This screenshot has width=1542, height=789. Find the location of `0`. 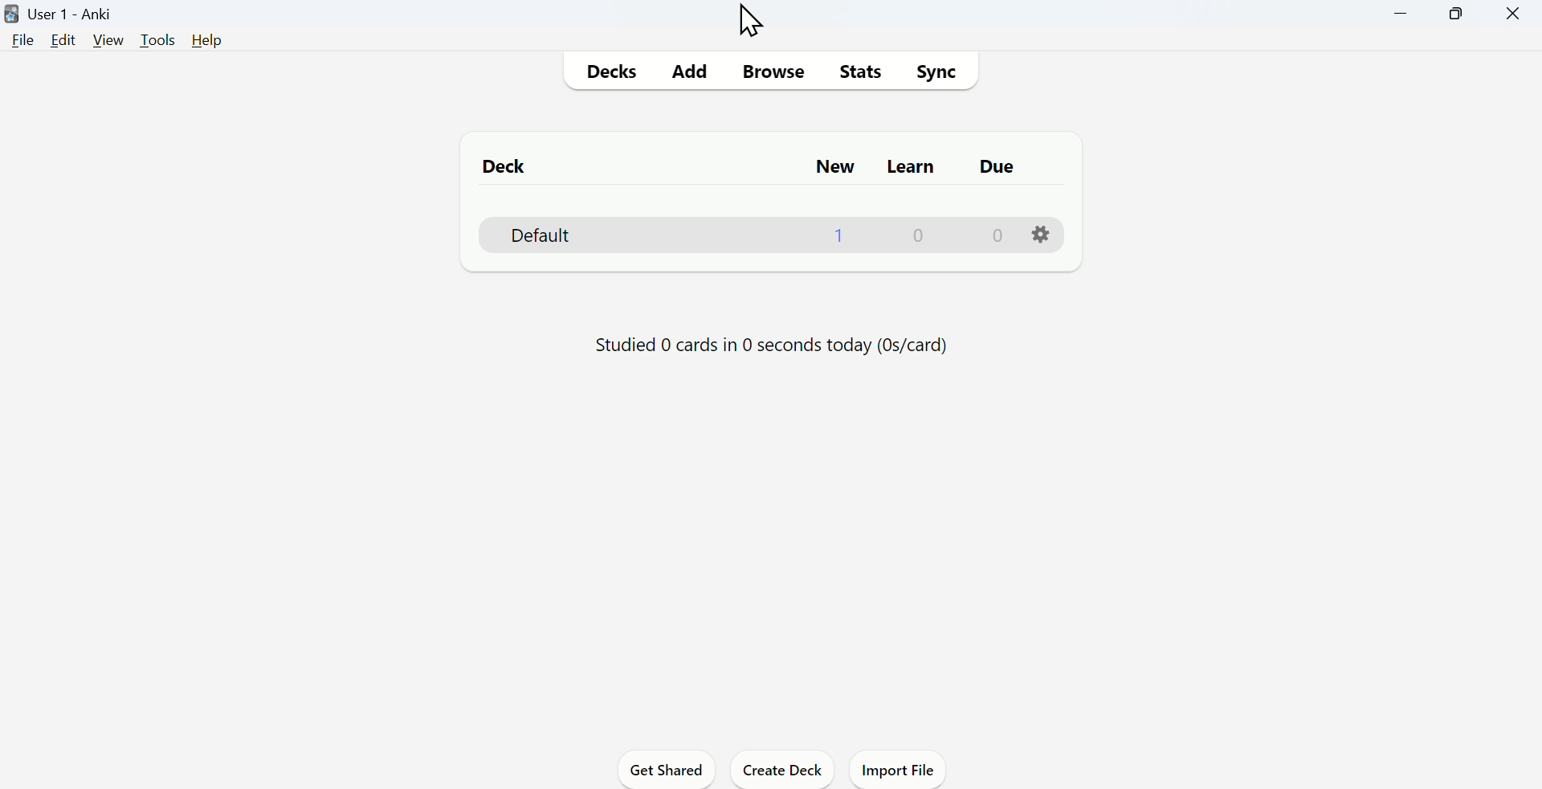

0 is located at coordinates (999, 238).